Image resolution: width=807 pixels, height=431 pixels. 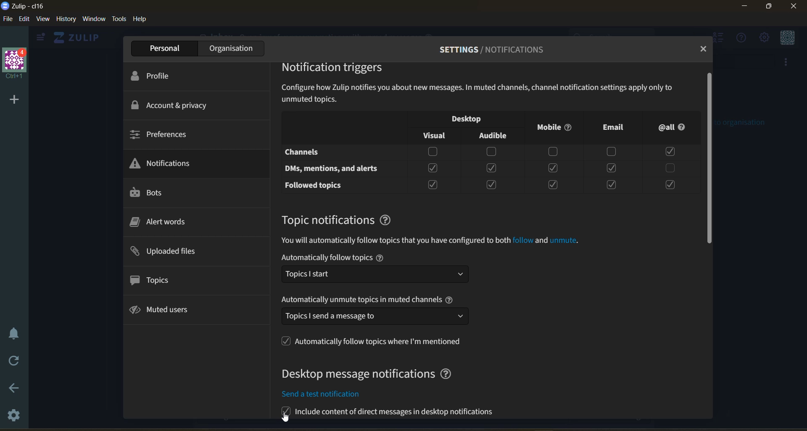 I want to click on DMs, so click(x=336, y=167).